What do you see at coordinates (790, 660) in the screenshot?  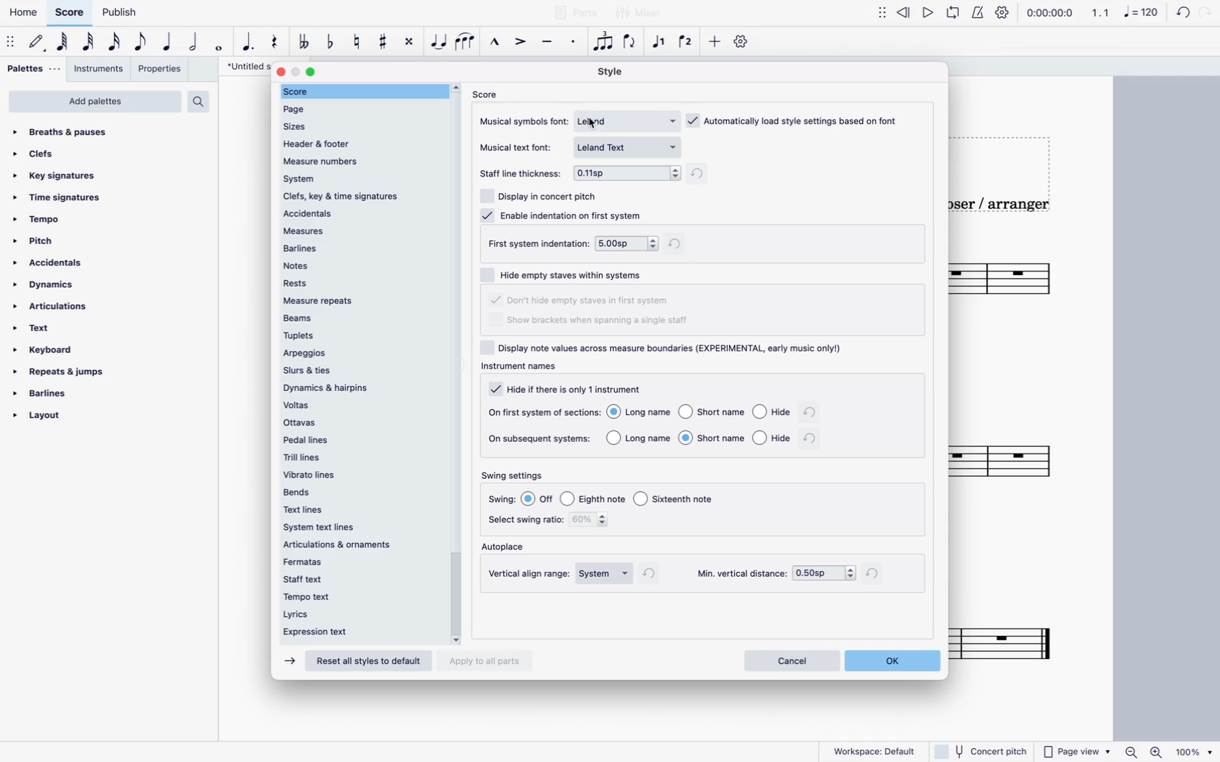 I see `cancel` at bounding box center [790, 660].